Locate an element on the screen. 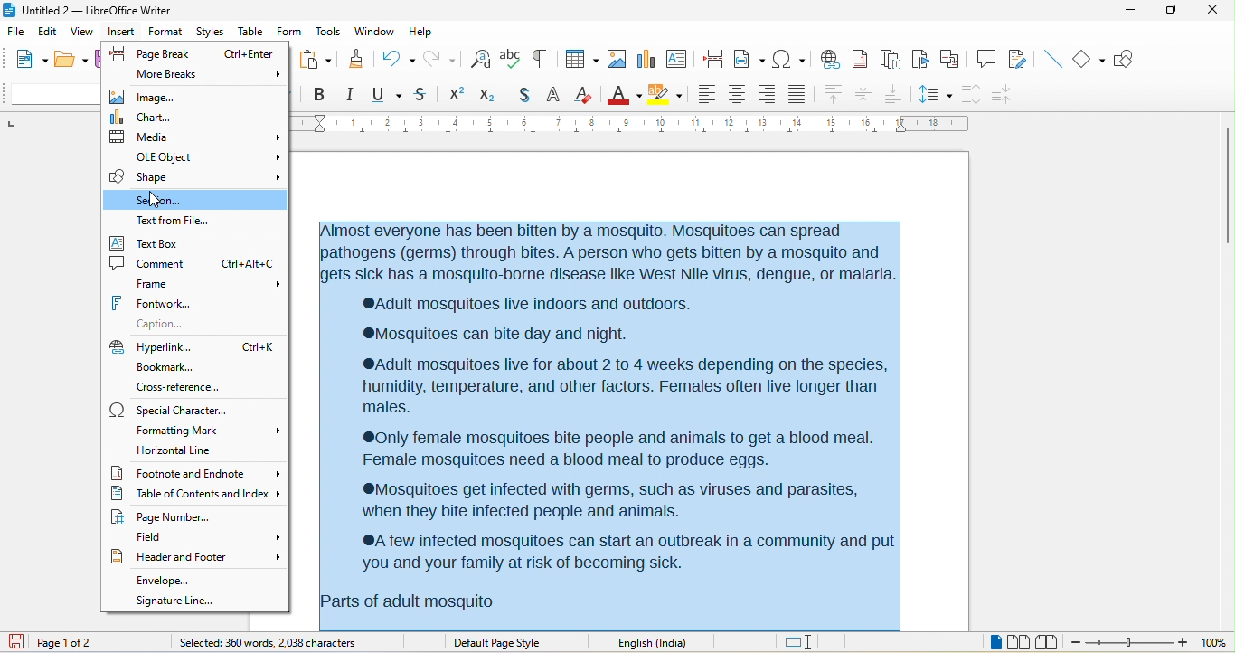 This screenshot has height=653, width=1235. zoom is located at coordinates (1128, 643).